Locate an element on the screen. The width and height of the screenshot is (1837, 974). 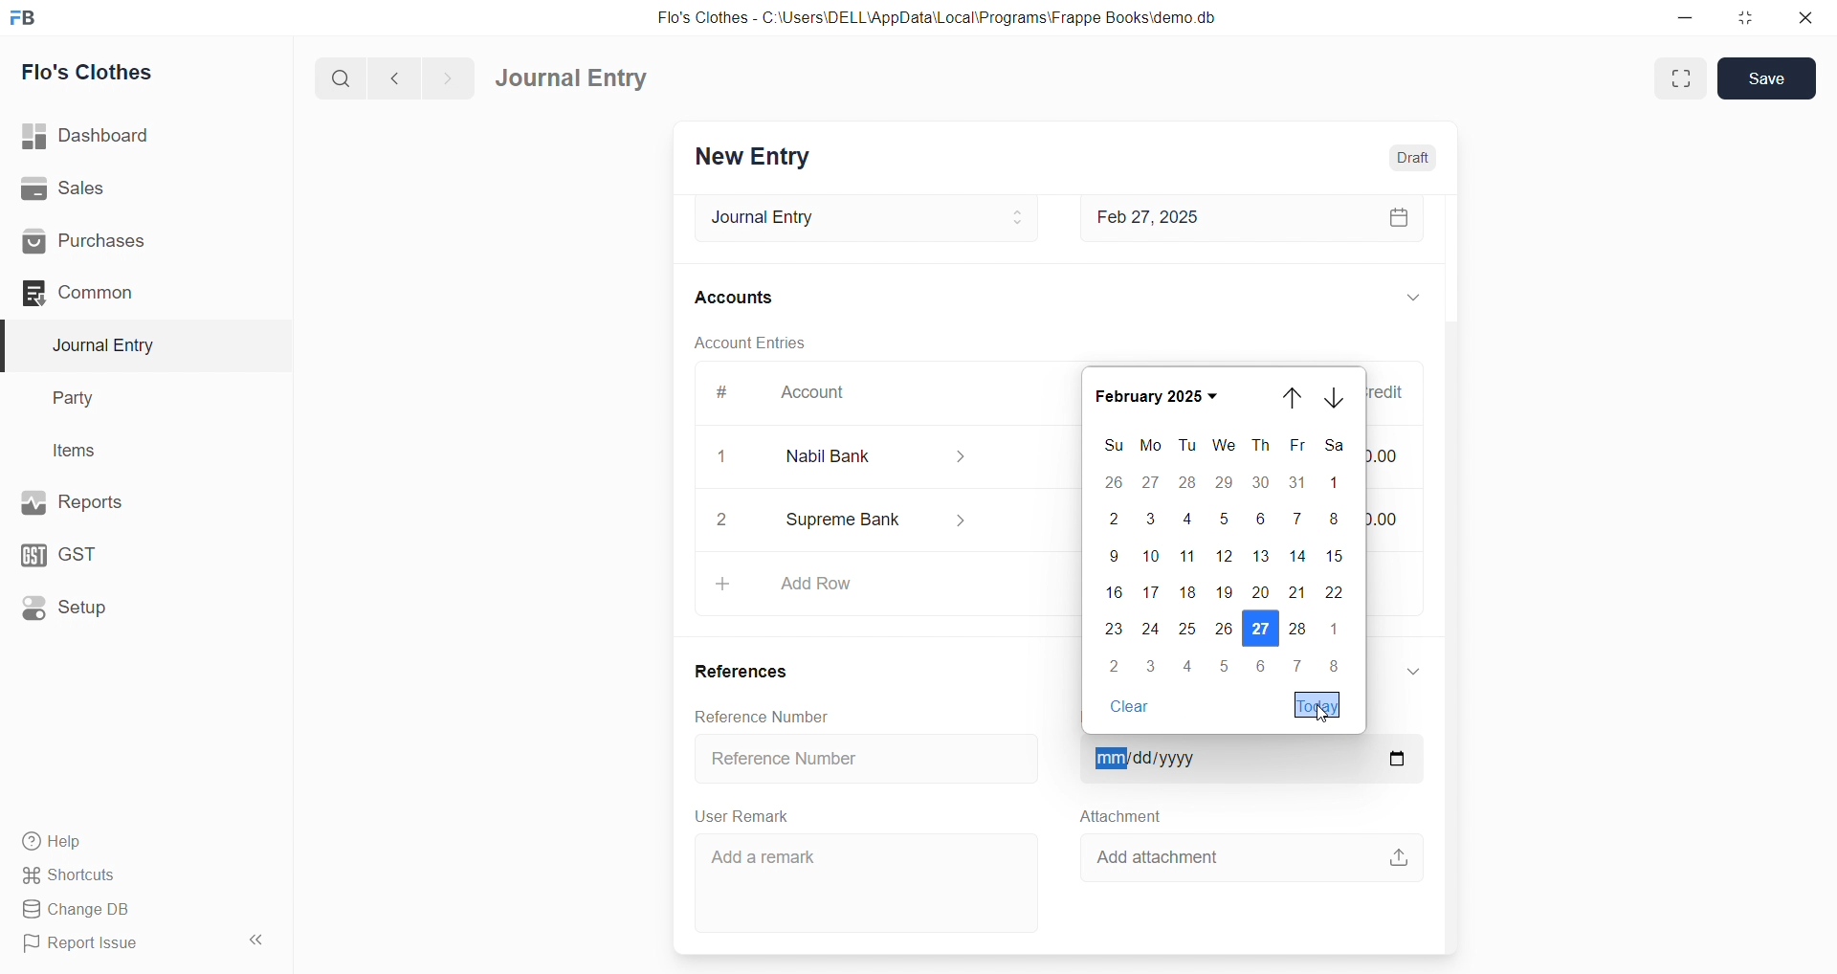
MO is located at coordinates (1152, 446).